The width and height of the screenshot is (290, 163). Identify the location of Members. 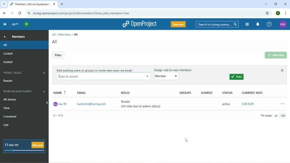
(65, 34).